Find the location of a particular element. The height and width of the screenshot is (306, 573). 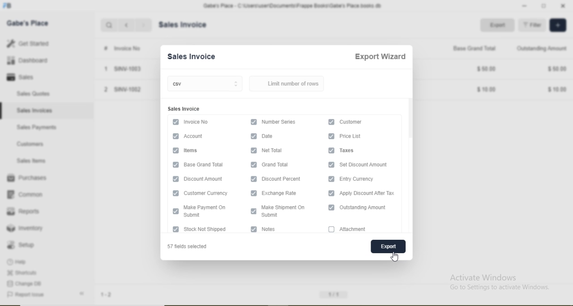

export is located at coordinates (387, 246).